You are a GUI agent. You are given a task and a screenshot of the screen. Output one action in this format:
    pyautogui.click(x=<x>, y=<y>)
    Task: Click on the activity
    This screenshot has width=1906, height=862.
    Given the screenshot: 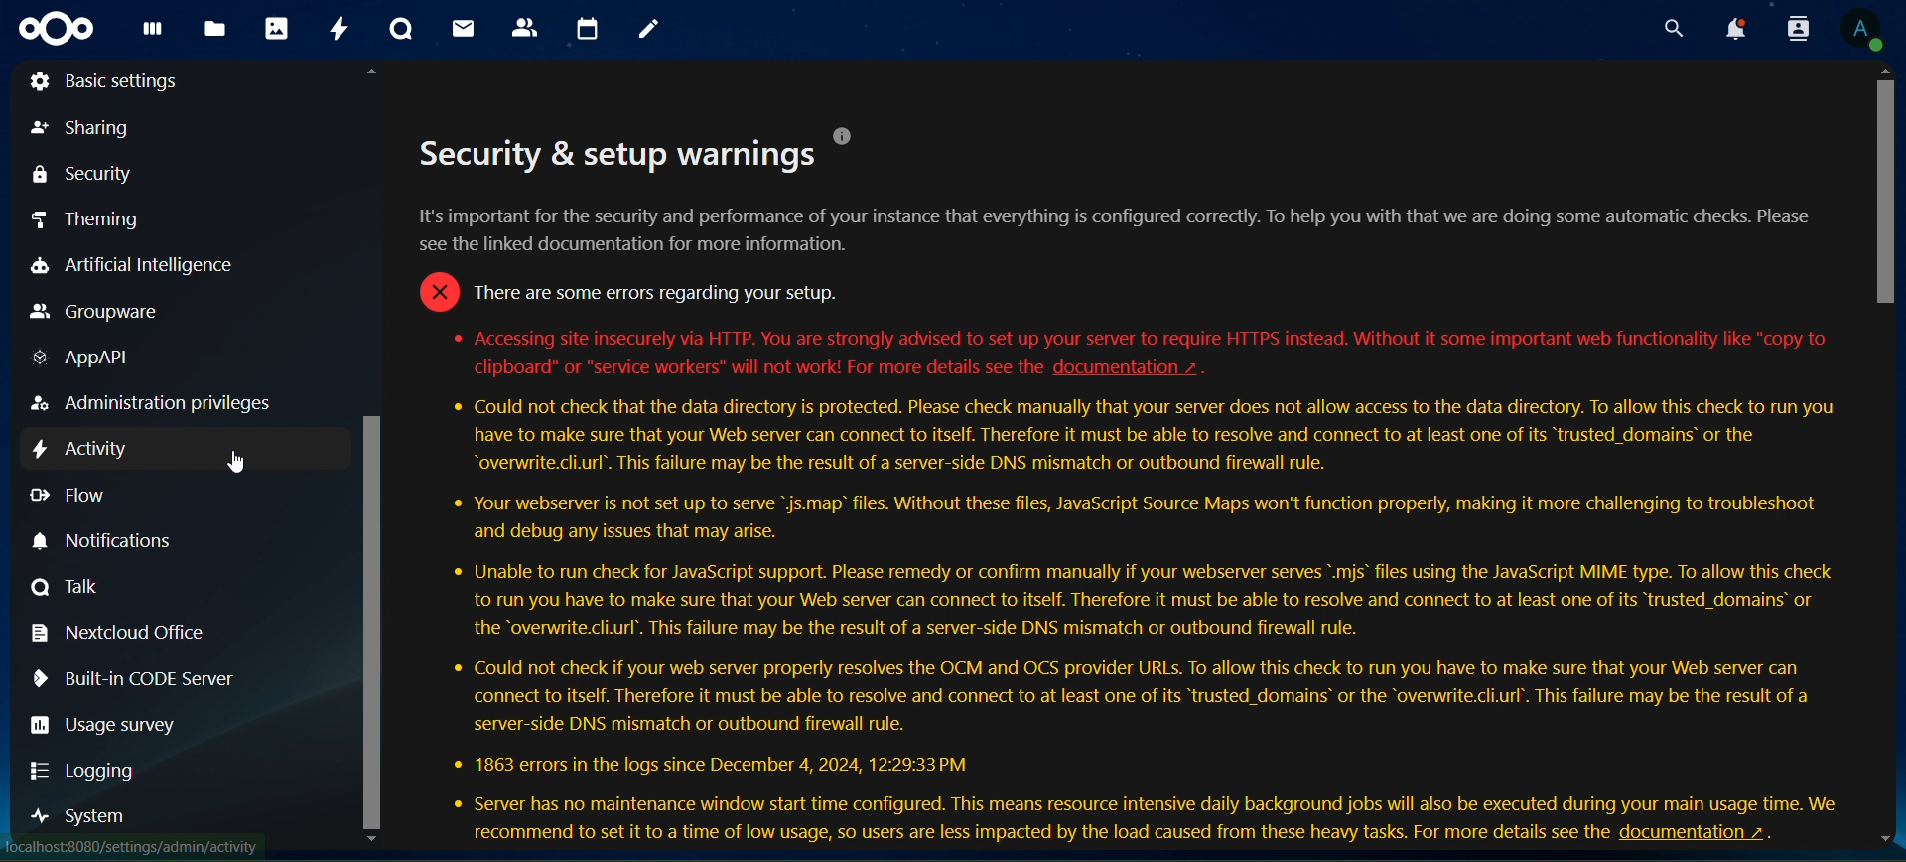 What is the action you would take?
    pyautogui.click(x=336, y=29)
    